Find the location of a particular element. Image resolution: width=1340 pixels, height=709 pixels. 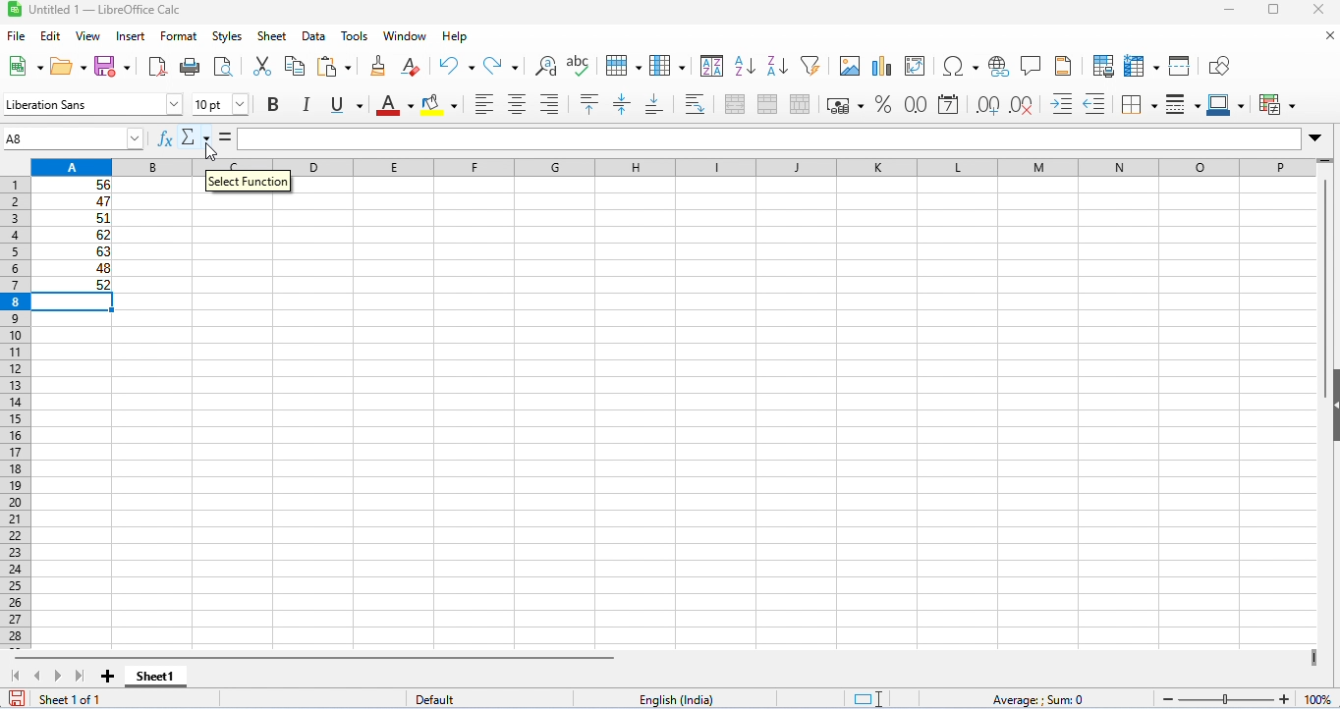

drag to view rows is located at coordinates (1324, 163).